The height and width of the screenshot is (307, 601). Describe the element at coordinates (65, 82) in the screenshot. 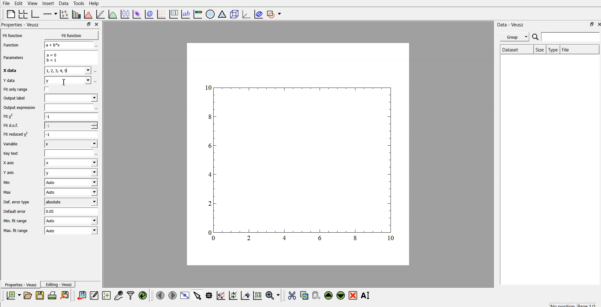

I see `cursor` at that location.